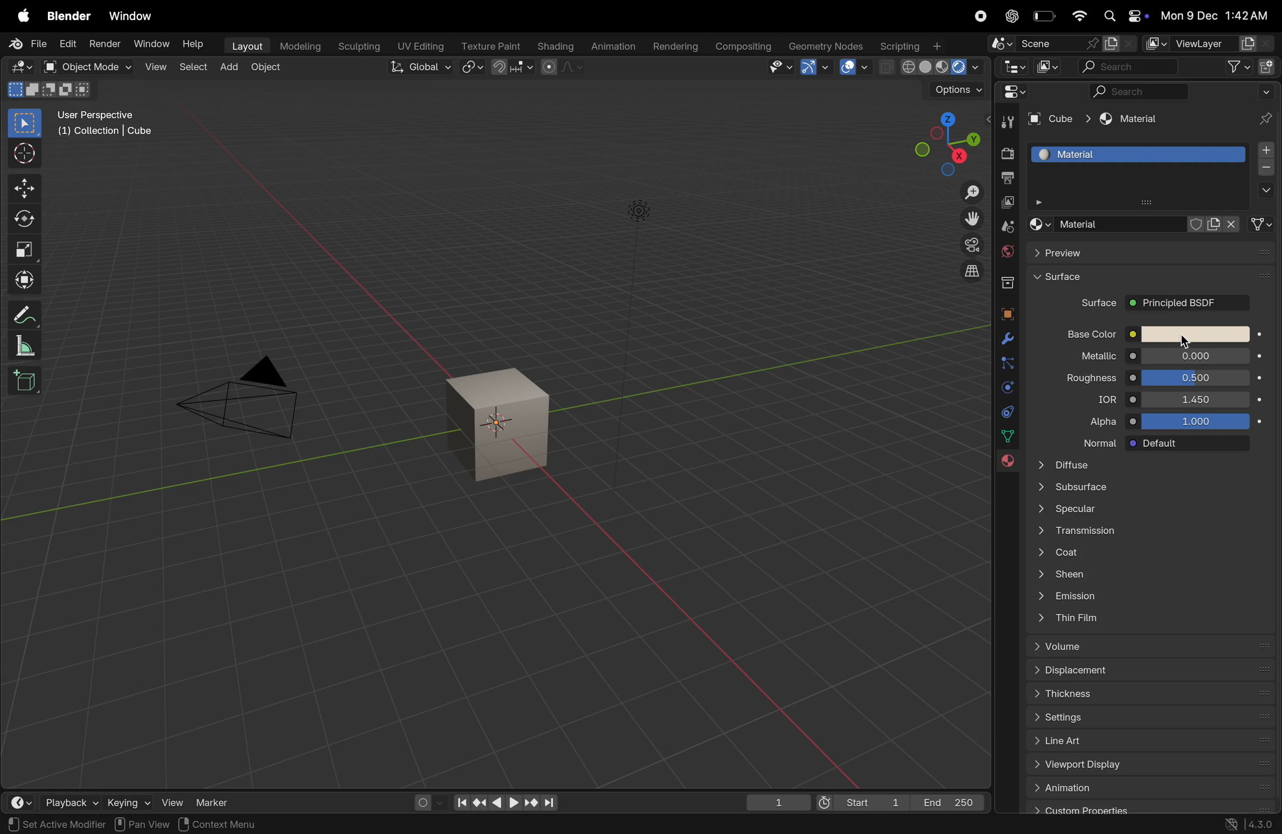 Image resolution: width=1282 pixels, height=834 pixels. I want to click on material, so click(1139, 154).